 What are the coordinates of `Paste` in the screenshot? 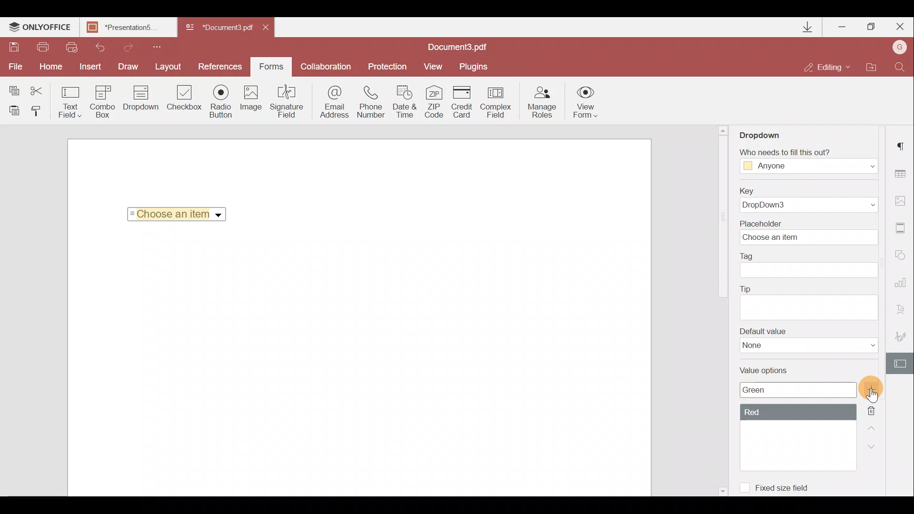 It's located at (13, 112).